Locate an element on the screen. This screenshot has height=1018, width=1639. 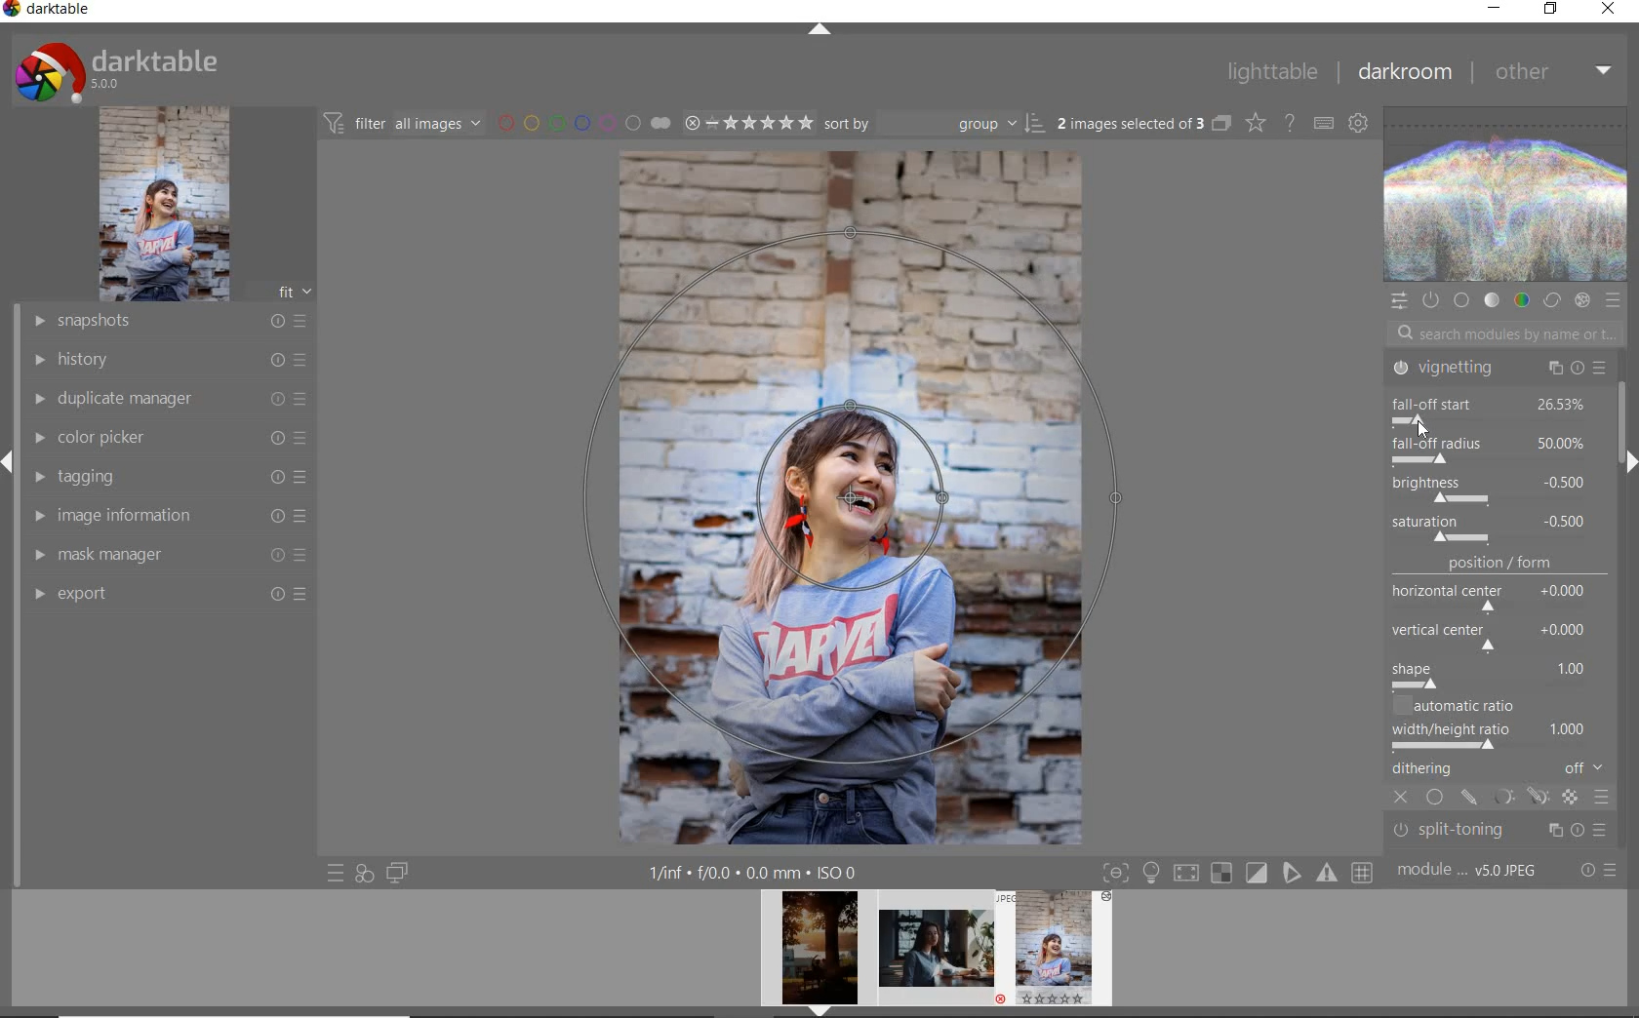
other interface detal is located at coordinates (755, 873).